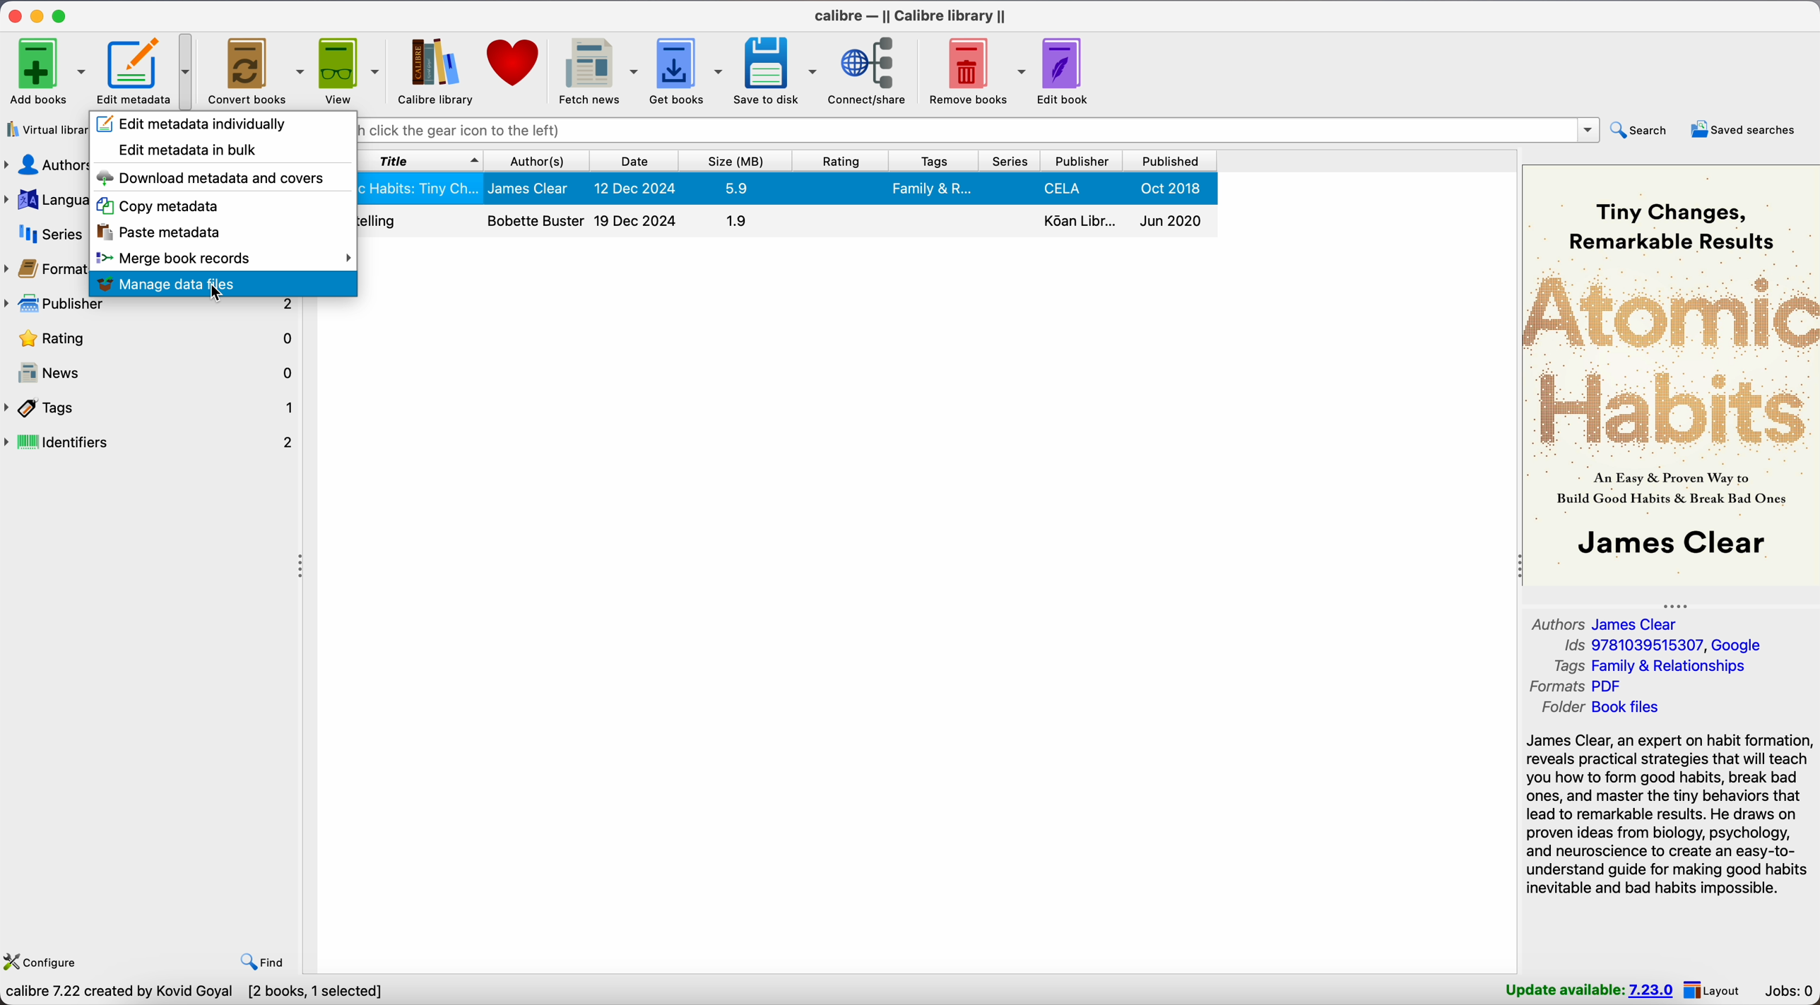 Image resolution: width=1820 pixels, height=1005 pixels. Describe the element at coordinates (1604, 708) in the screenshot. I see `folder Book files` at that location.